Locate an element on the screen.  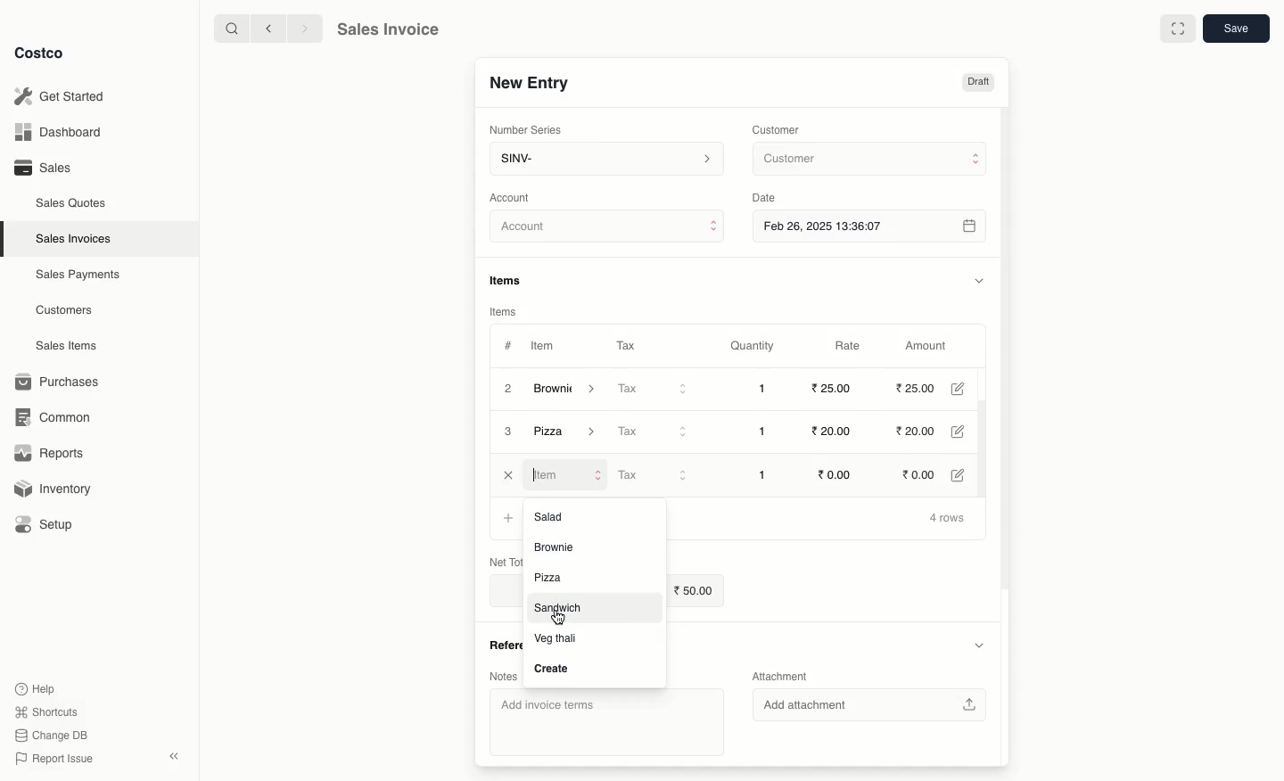
Sales Payments. is located at coordinates (79, 276).